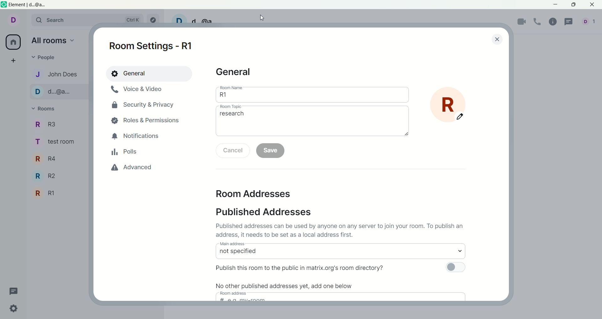 This screenshot has height=319, width=602. I want to click on d d..@a, so click(59, 91).